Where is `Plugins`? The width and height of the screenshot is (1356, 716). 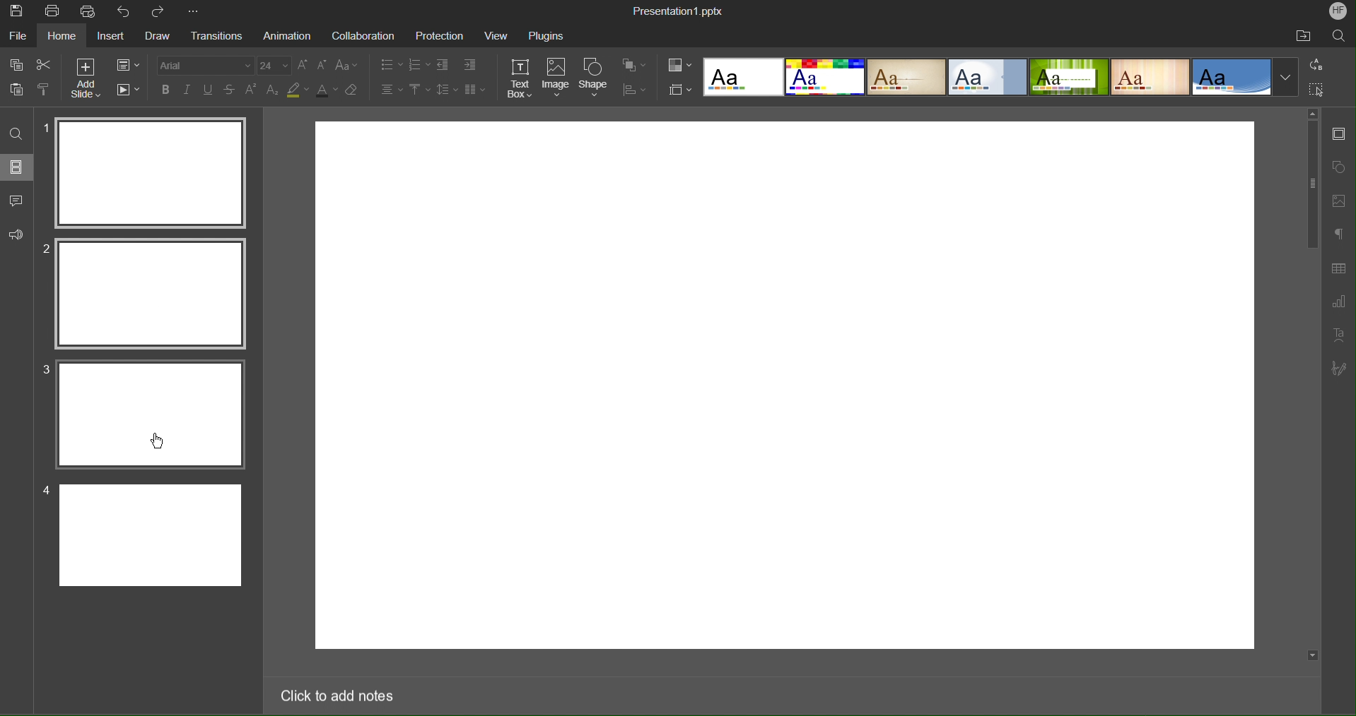
Plugins is located at coordinates (545, 35).